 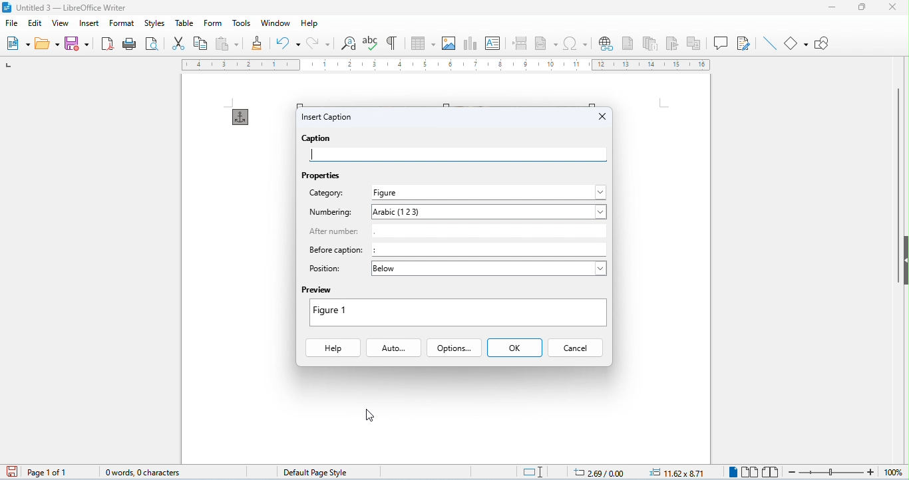 I want to click on default page, so click(x=314, y=471).